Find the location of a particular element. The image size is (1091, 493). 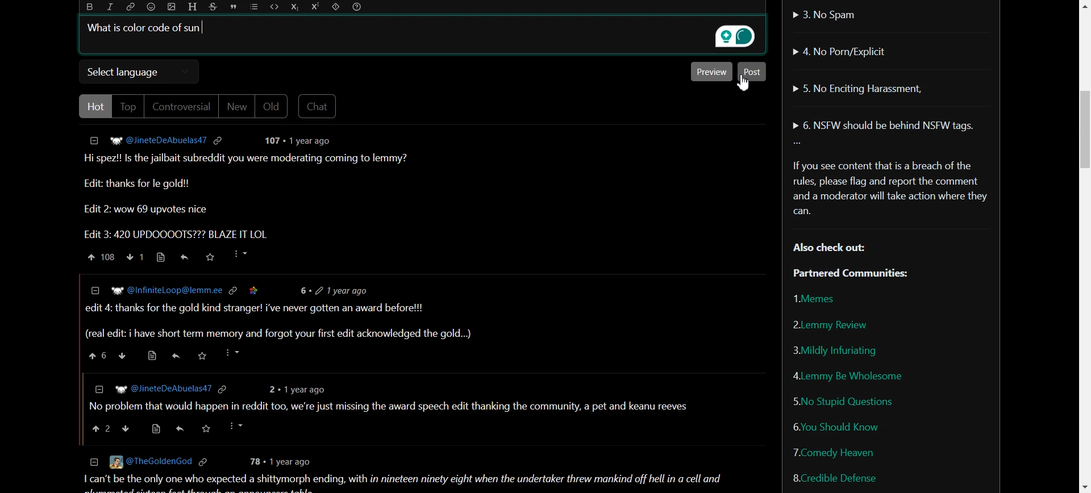

No Stupid Questions is located at coordinates (842, 402).